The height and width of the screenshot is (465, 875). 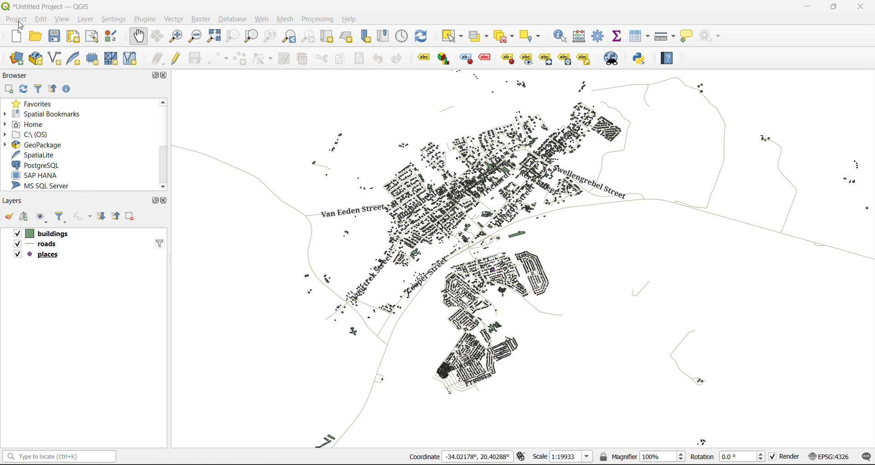 I want to click on zoom in, so click(x=175, y=35).